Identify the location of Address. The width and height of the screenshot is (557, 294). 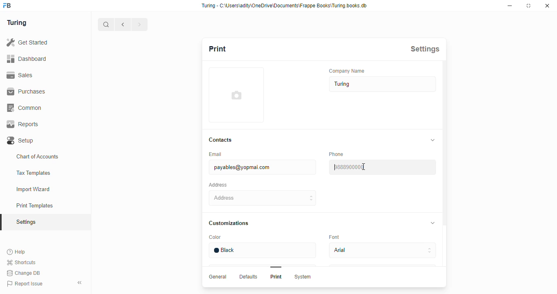
(219, 185).